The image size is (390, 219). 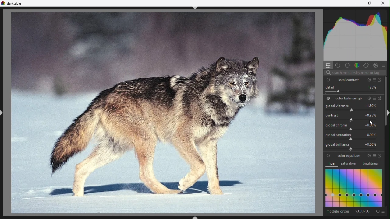 I want to click on search modules by name or tags, so click(x=355, y=73).